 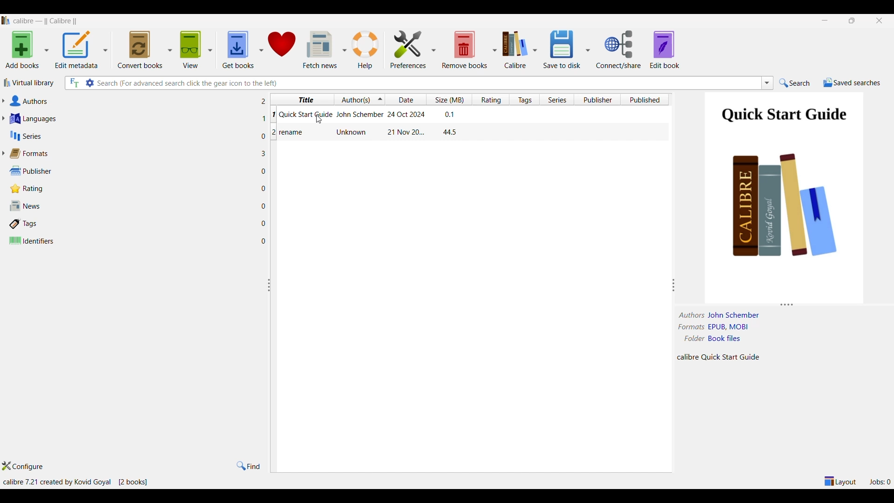 I want to click on Fetch news, so click(x=318, y=50).